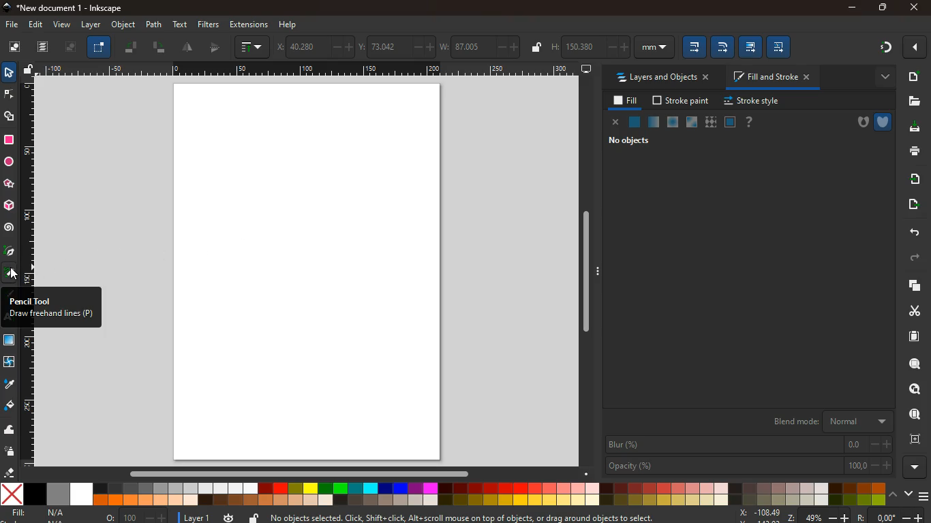  What do you see at coordinates (229, 518) in the screenshot?
I see `time` at bounding box center [229, 518].